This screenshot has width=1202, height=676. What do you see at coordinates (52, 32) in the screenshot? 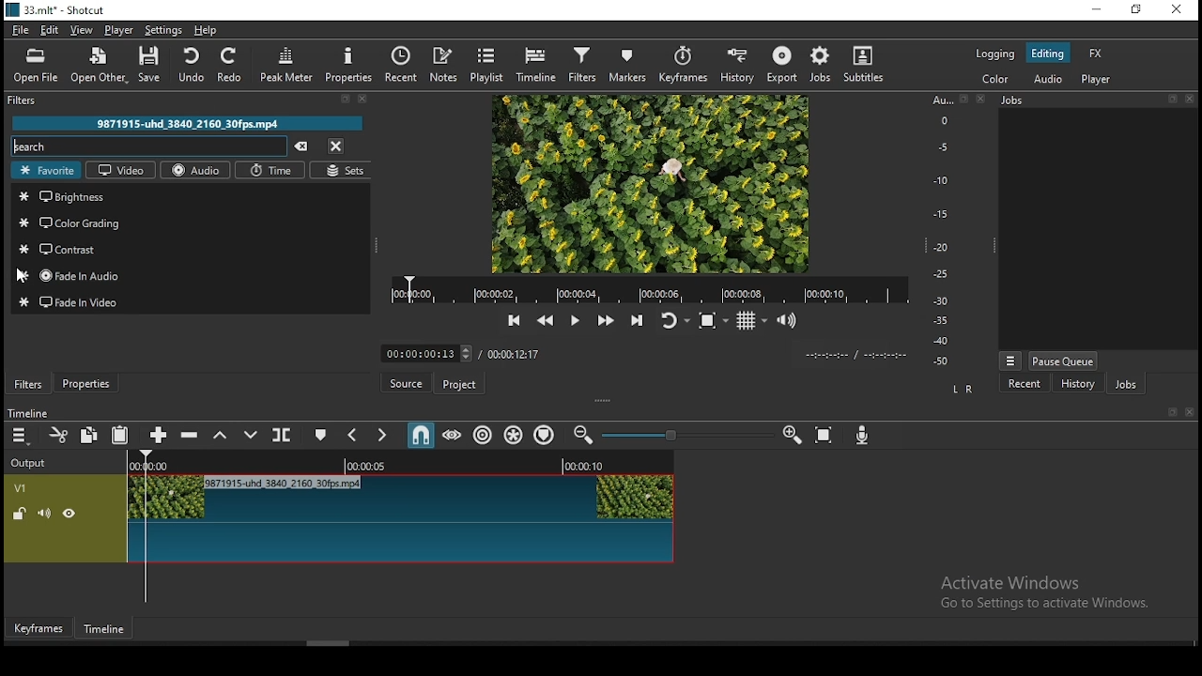
I see `edit` at bounding box center [52, 32].